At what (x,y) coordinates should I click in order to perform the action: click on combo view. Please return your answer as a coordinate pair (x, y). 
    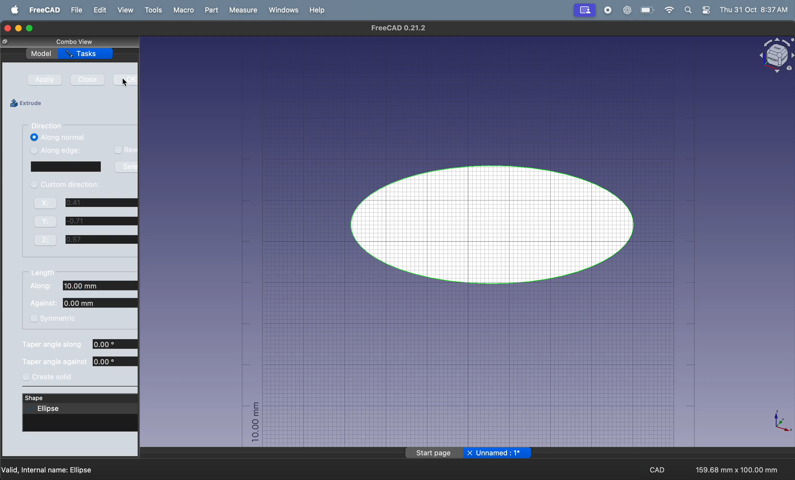
    Looking at the image, I should click on (86, 42).